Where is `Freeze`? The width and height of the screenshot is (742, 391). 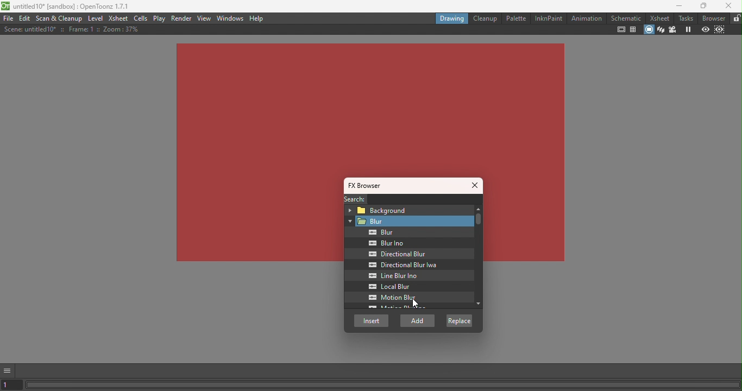 Freeze is located at coordinates (688, 29).